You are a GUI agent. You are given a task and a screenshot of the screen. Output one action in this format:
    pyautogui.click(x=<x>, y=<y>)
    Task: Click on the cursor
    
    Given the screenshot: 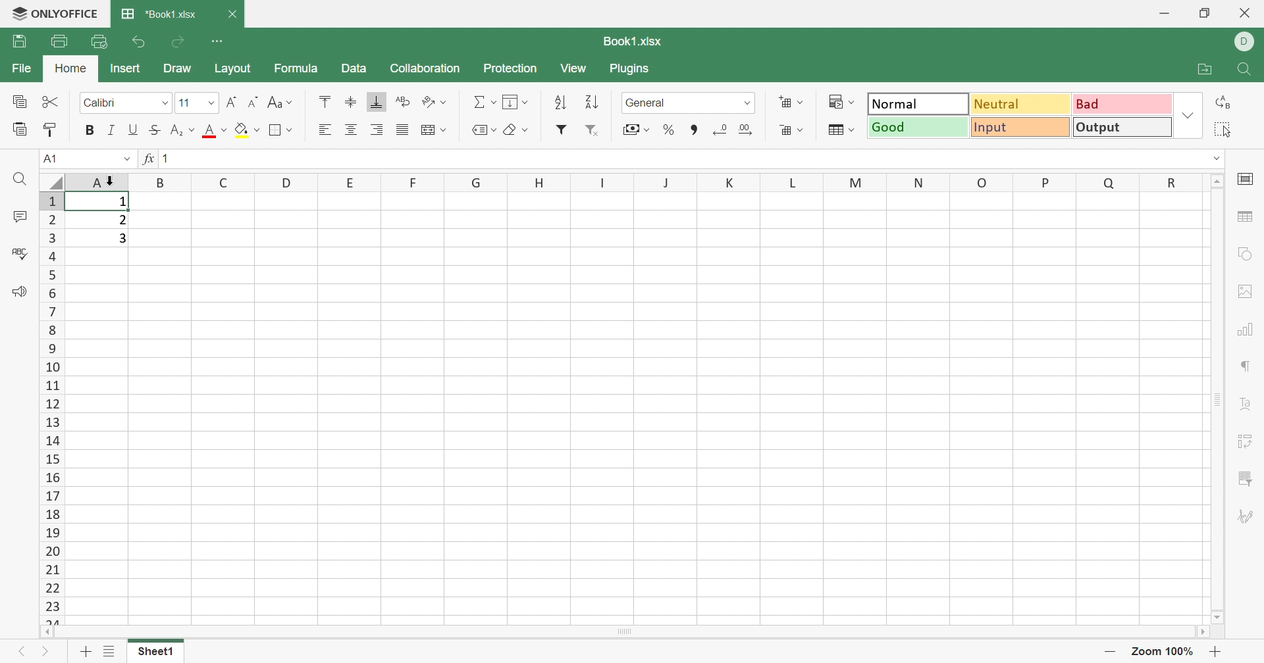 What is the action you would take?
    pyautogui.click(x=111, y=180)
    